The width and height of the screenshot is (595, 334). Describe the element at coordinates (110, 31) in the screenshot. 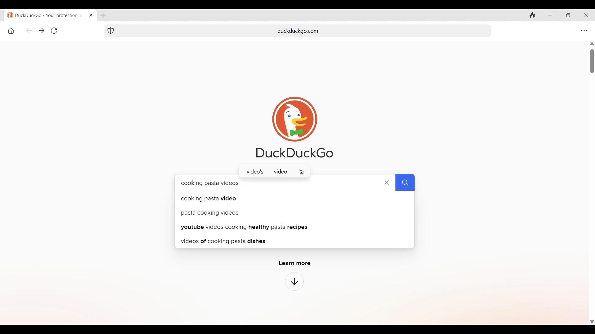

I see `Browser protection` at that location.